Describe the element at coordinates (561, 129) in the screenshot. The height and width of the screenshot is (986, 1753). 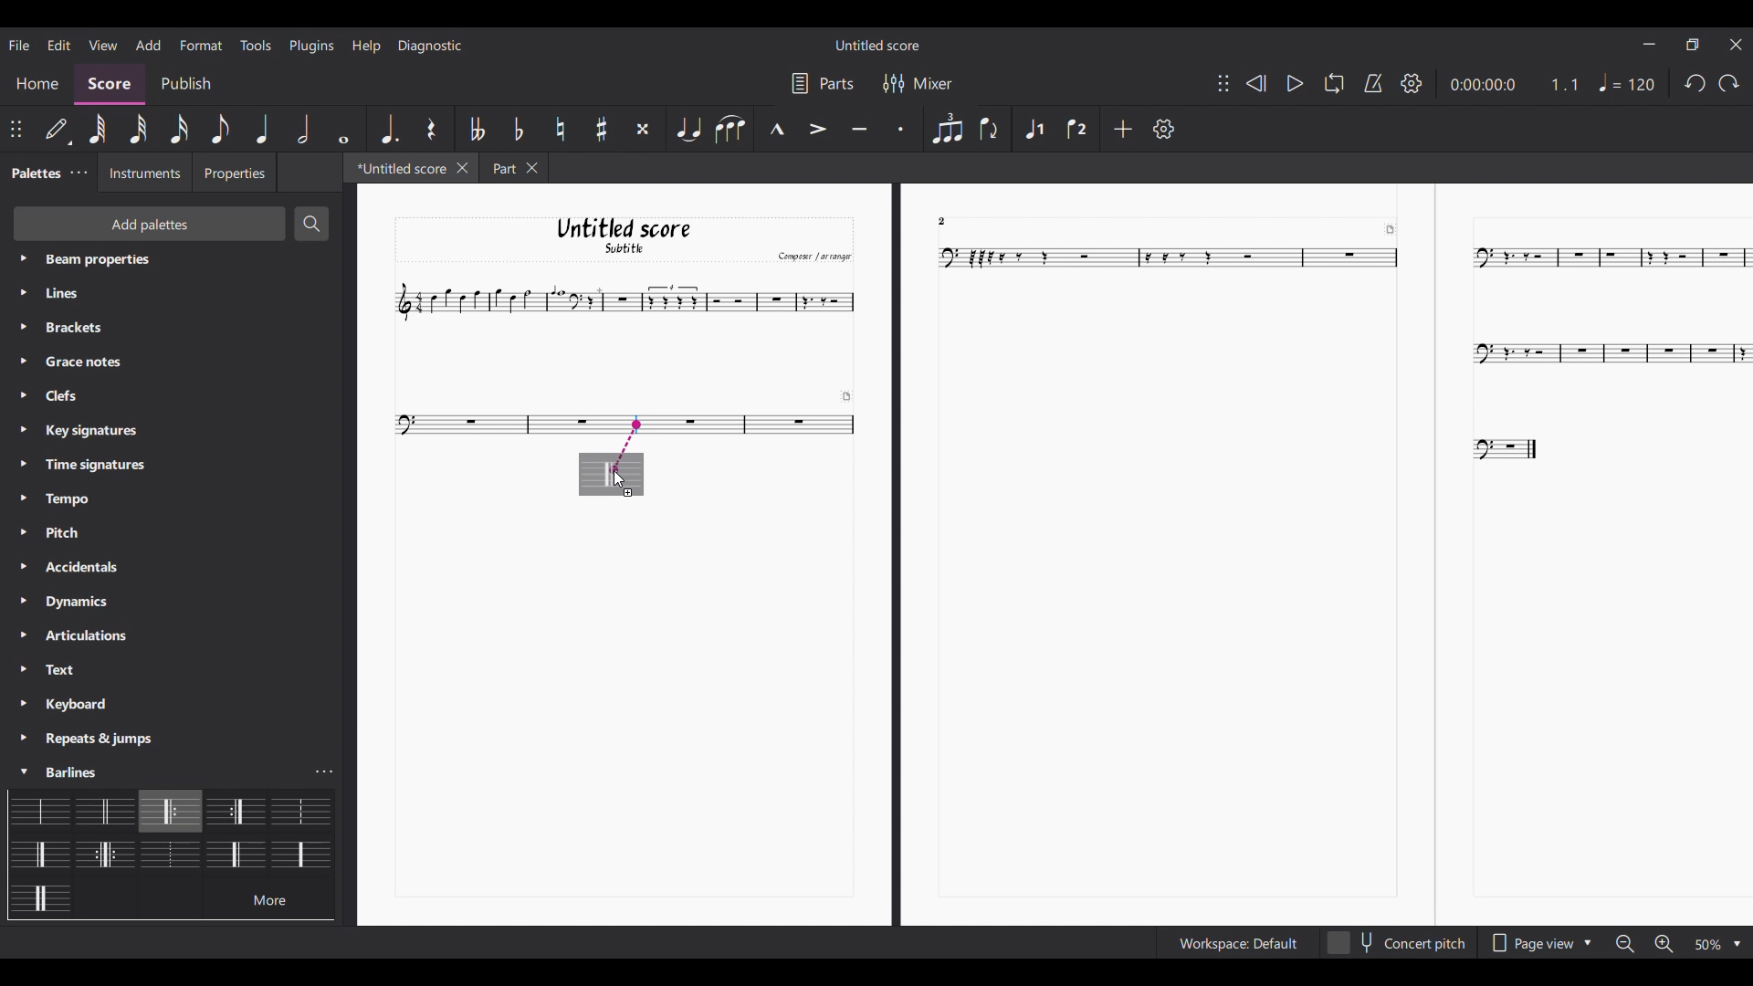
I see `Toggle natural` at that location.